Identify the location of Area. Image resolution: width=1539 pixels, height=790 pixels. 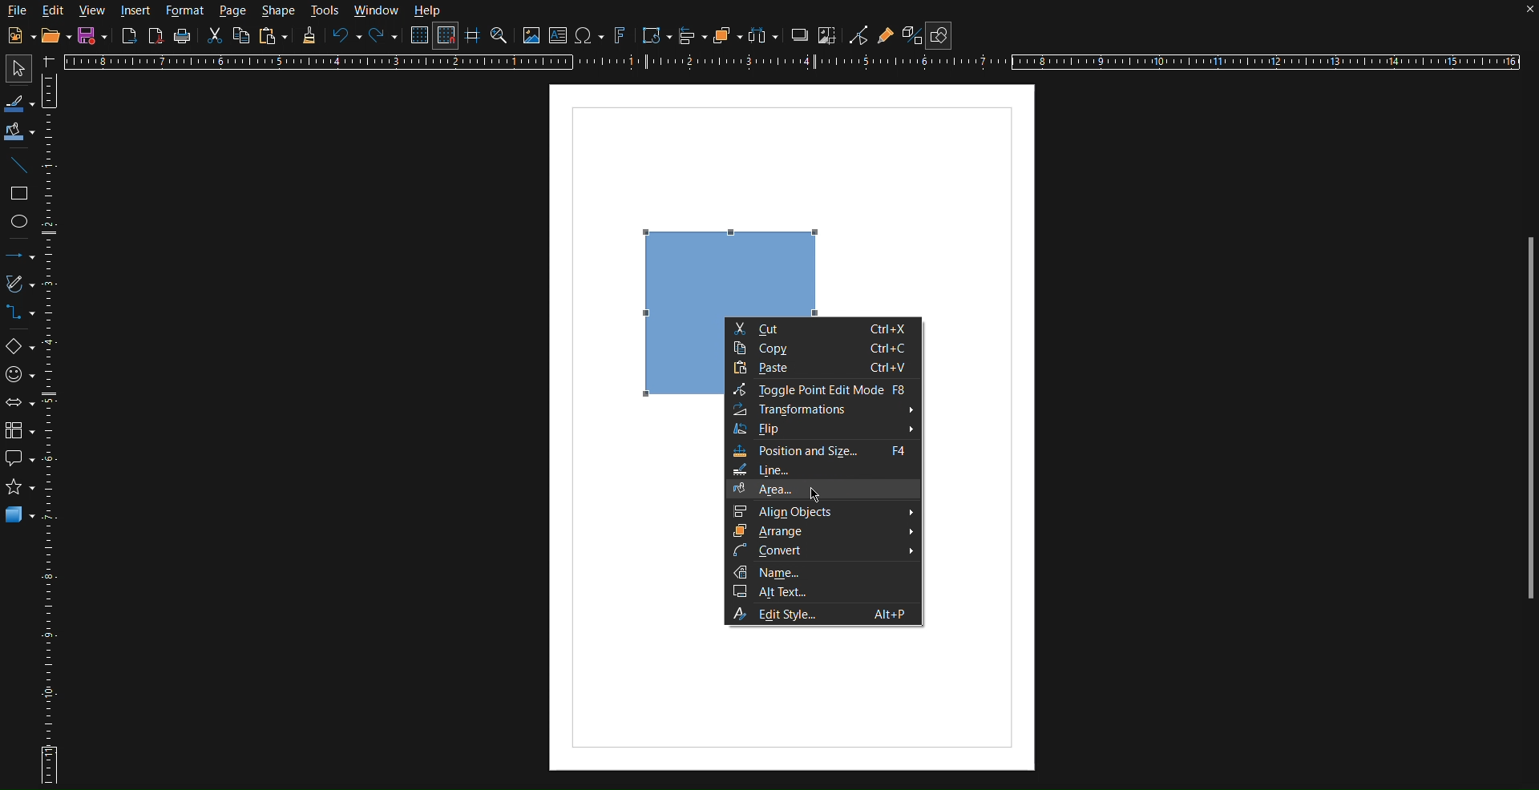
(821, 489).